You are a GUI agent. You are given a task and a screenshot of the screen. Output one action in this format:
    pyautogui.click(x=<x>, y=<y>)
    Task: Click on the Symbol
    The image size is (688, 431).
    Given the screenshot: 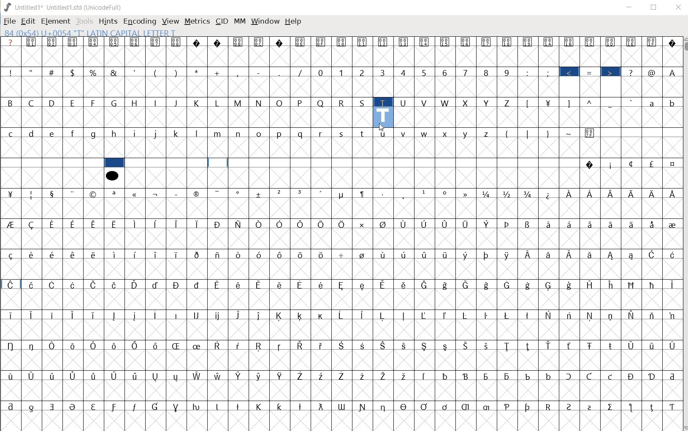 What is the action you would take?
    pyautogui.click(x=53, y=376)
    